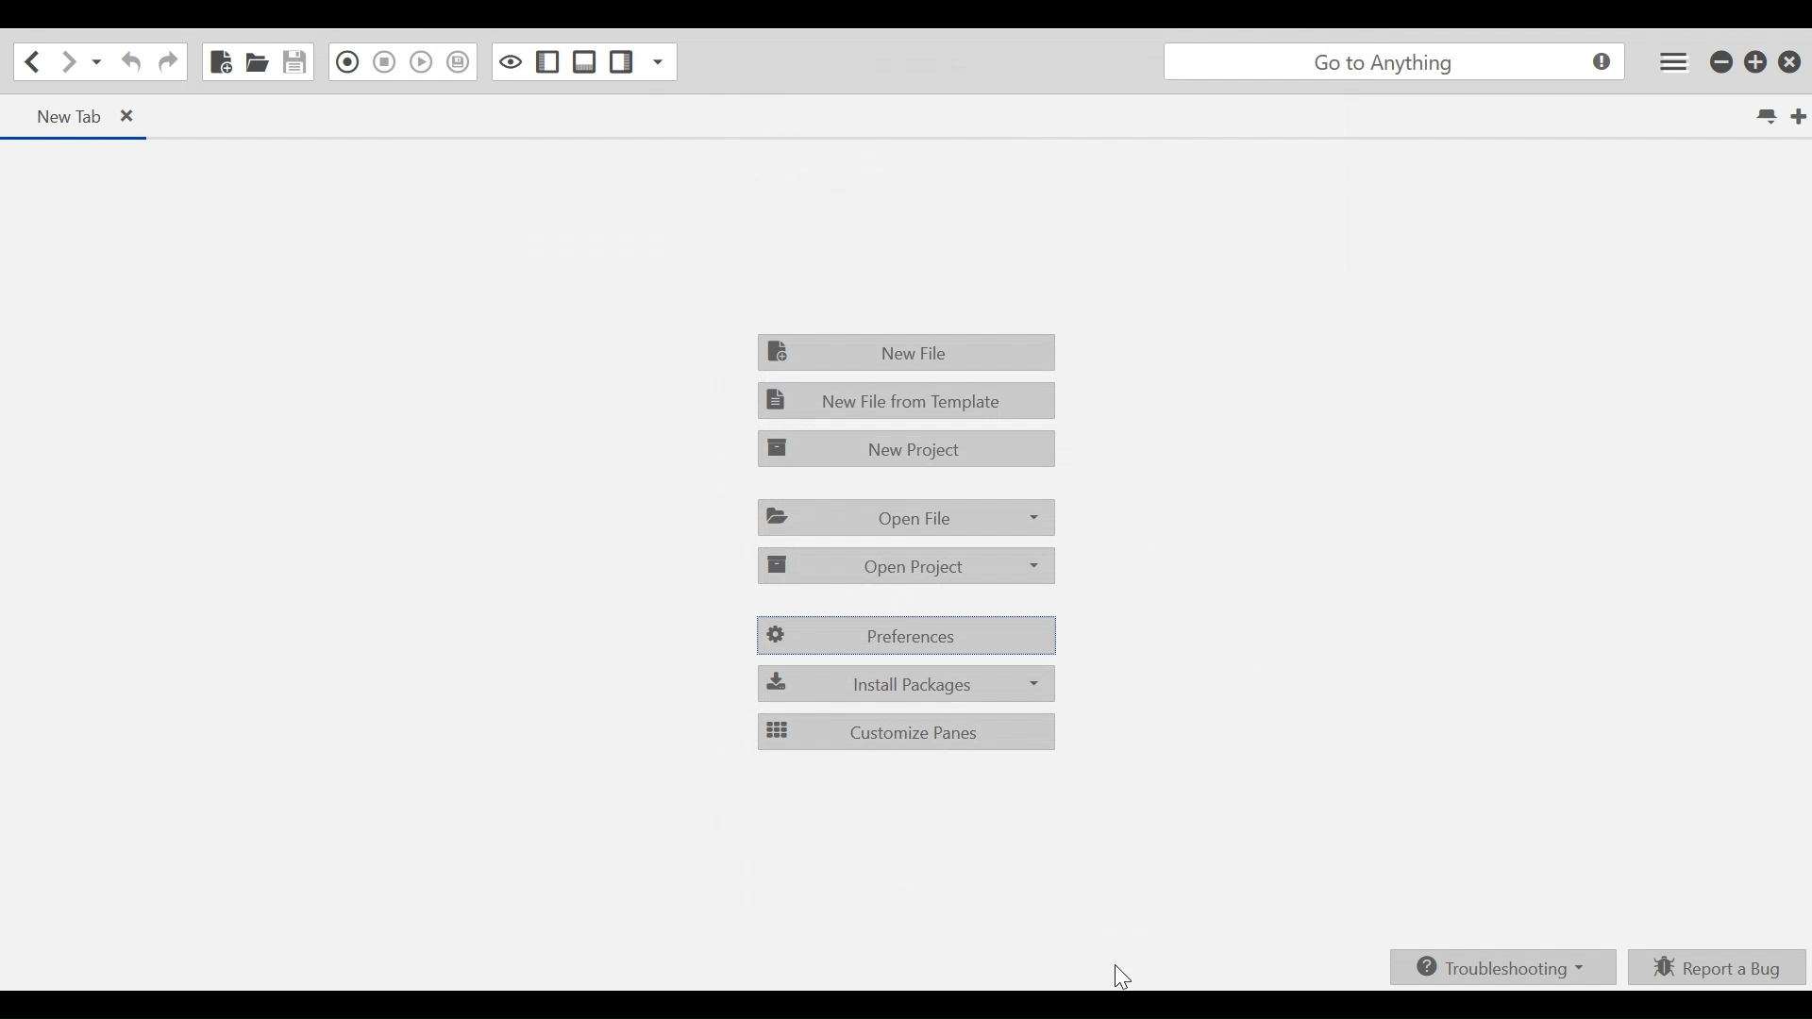  Describe the element at coordinates (130, 116) in the screenshot. I see `close` at that location.